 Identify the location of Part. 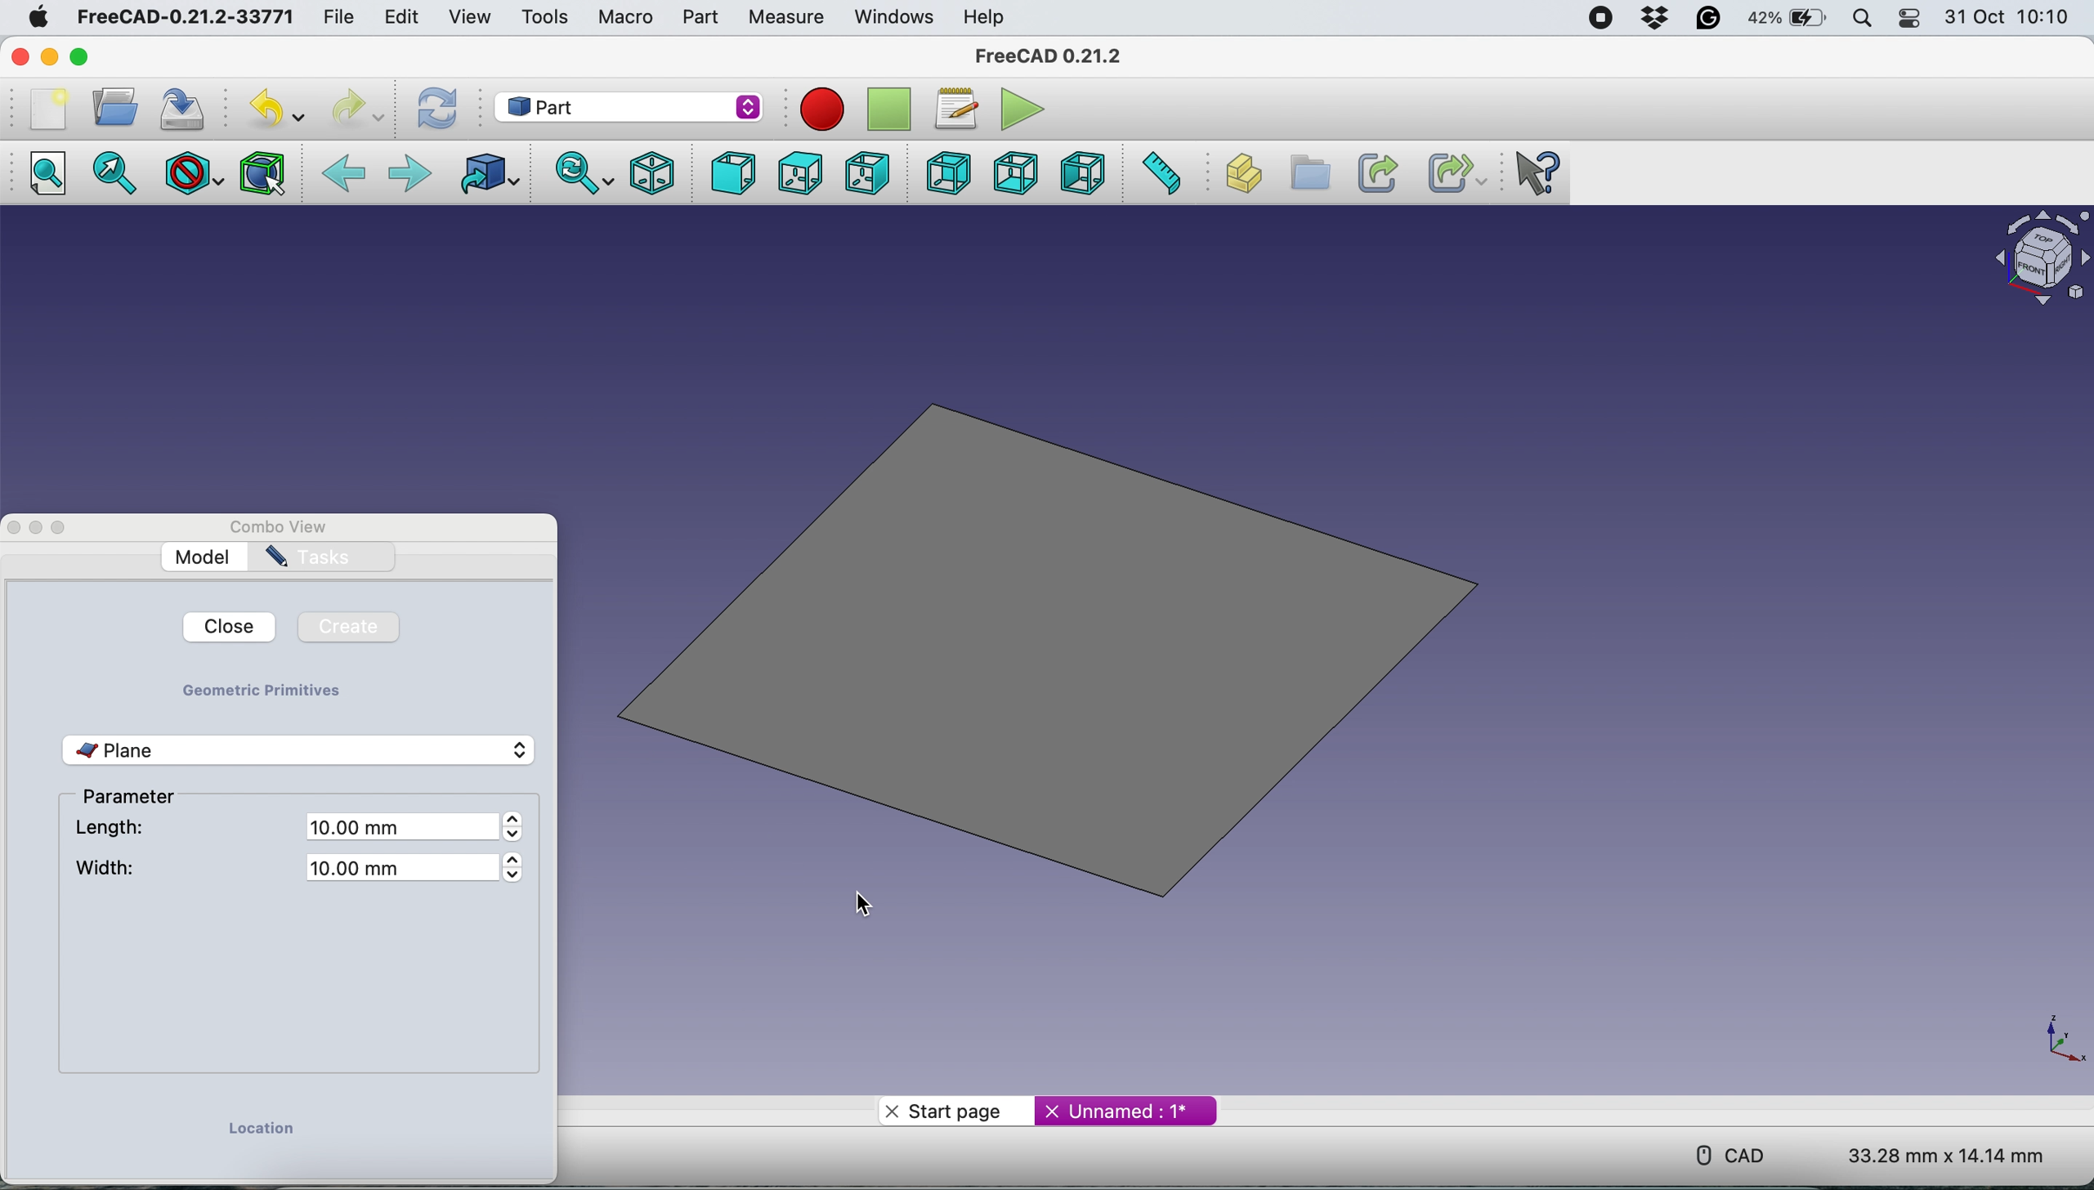
(701, 16).